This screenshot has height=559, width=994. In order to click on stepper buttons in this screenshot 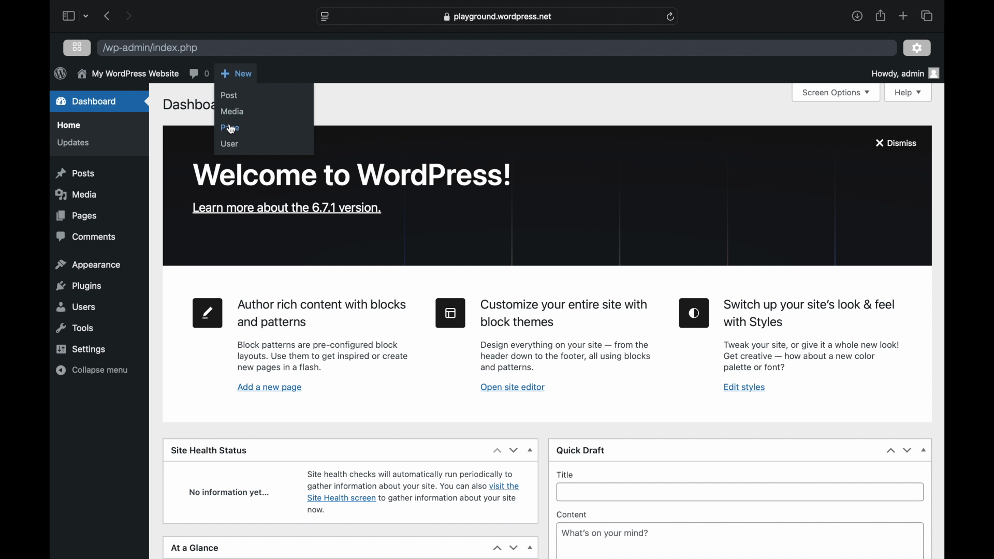, I will do `click(899, 450)`.